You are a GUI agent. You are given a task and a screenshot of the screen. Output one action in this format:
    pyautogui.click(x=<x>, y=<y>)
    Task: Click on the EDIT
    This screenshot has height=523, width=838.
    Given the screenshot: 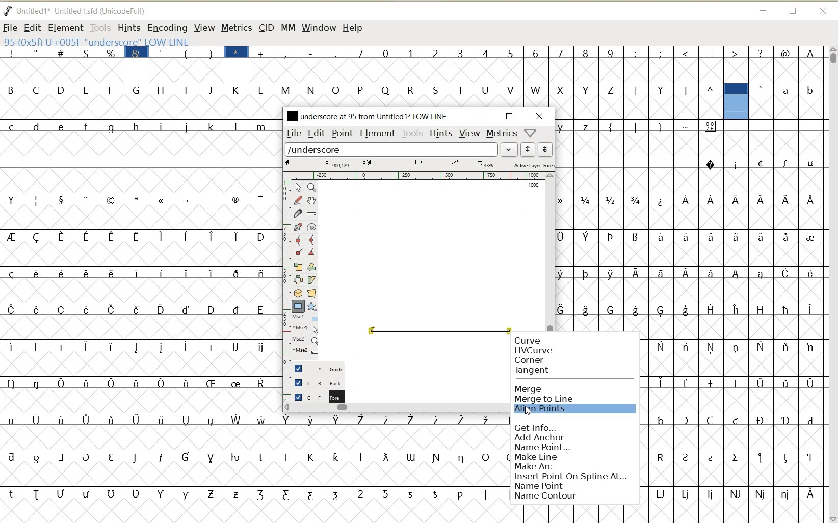 What is the action you would take?
    pyautogui.click(x=32, y=28)
    